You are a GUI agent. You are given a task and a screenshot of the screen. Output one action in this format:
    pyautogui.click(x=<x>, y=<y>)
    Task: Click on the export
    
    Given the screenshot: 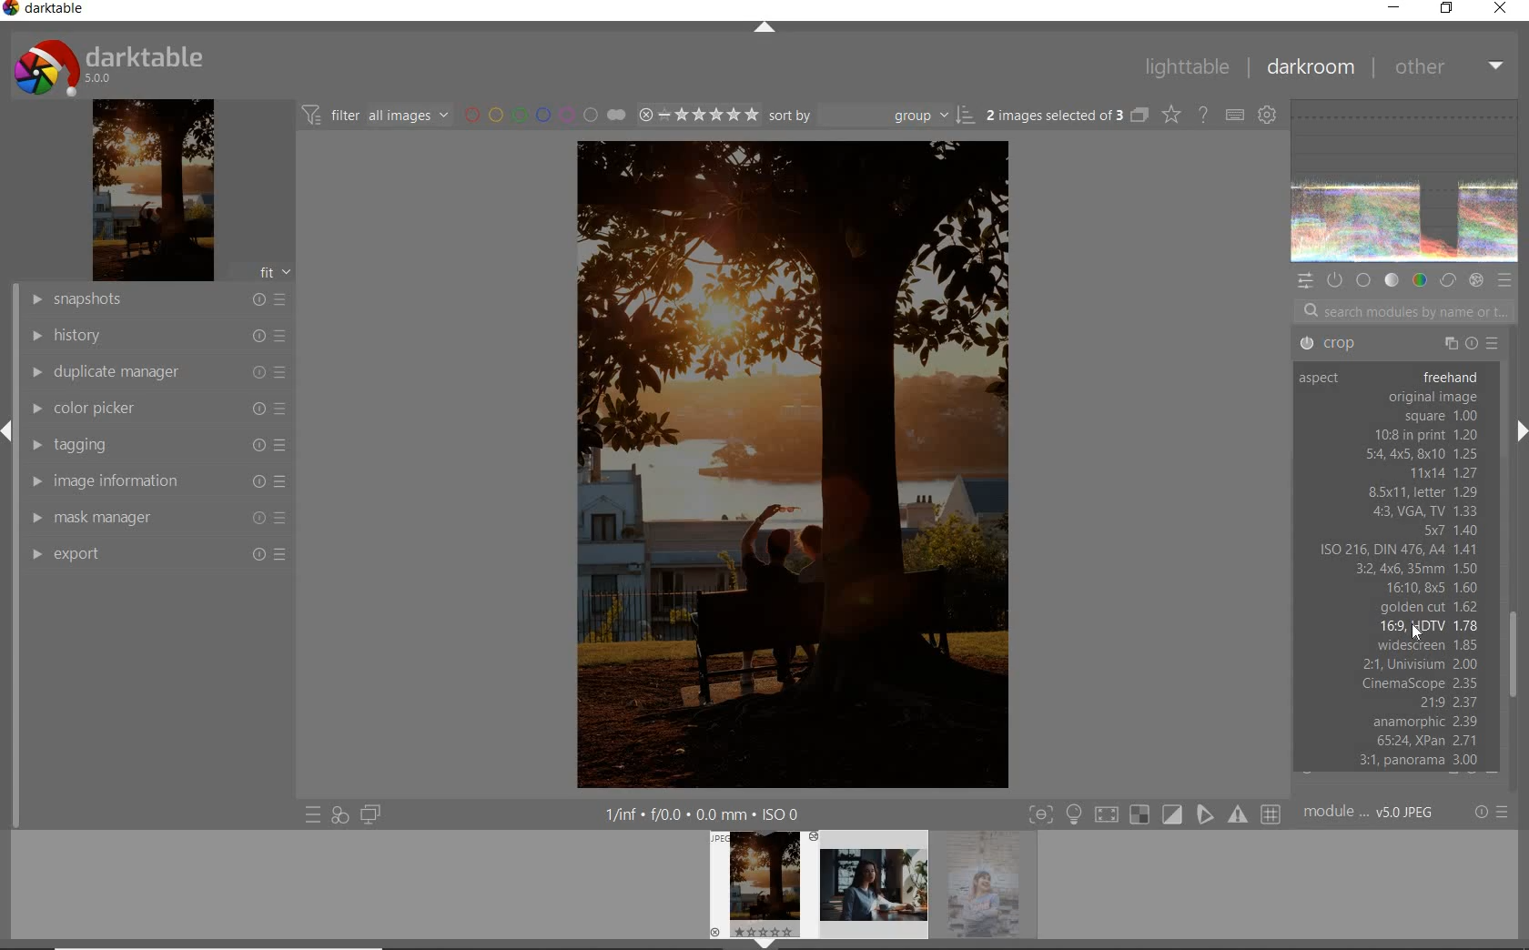 What is the action you would take?
    pyautogui.click(x=157, y=554)
    